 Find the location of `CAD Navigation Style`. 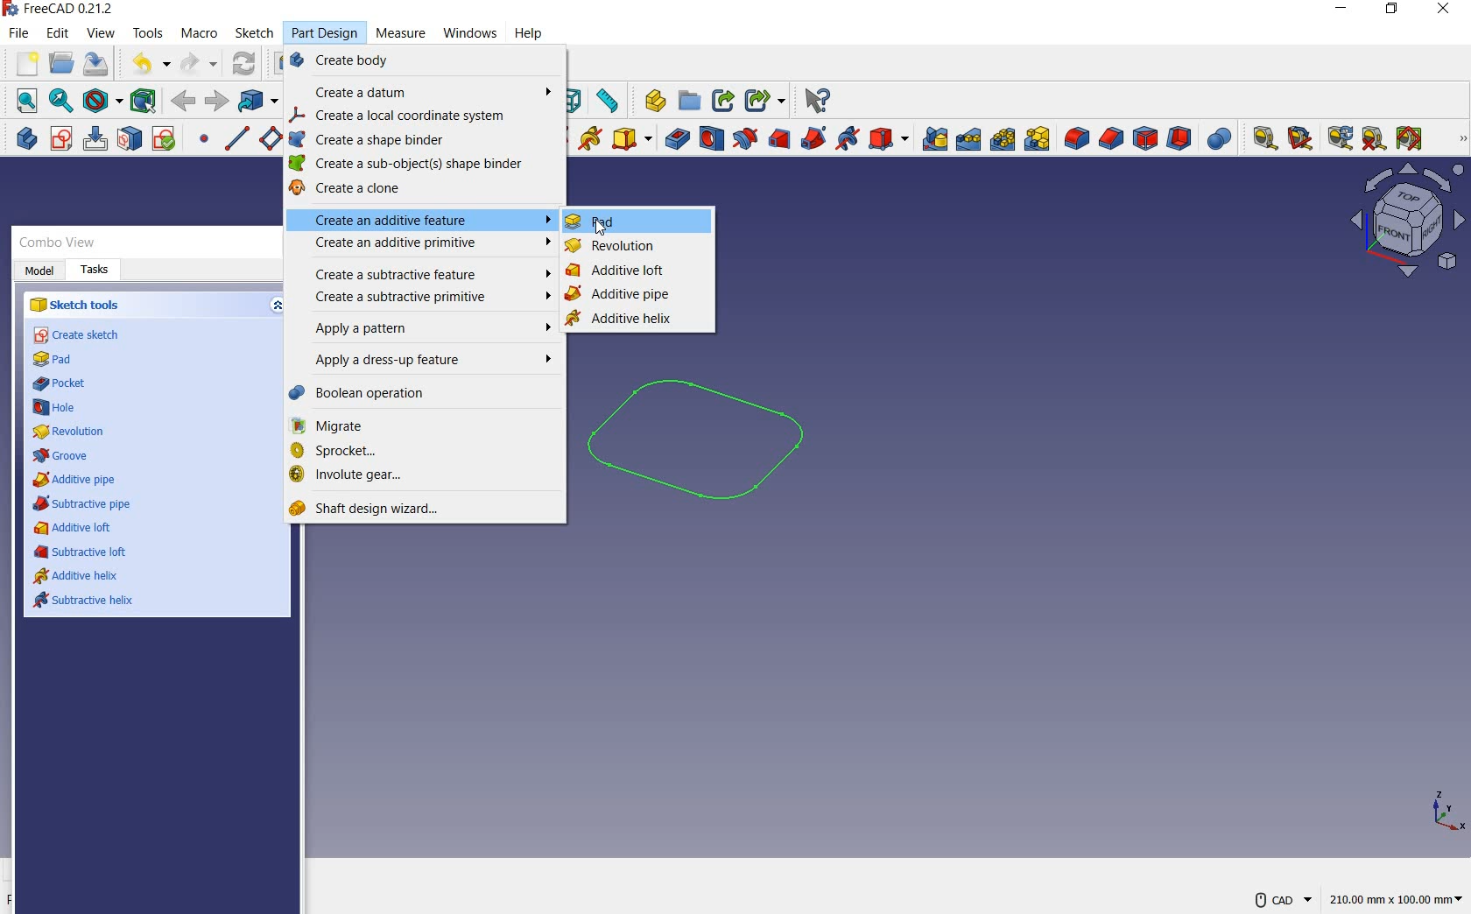

CAD Navigation Style is located at coordinates (1283, 896).